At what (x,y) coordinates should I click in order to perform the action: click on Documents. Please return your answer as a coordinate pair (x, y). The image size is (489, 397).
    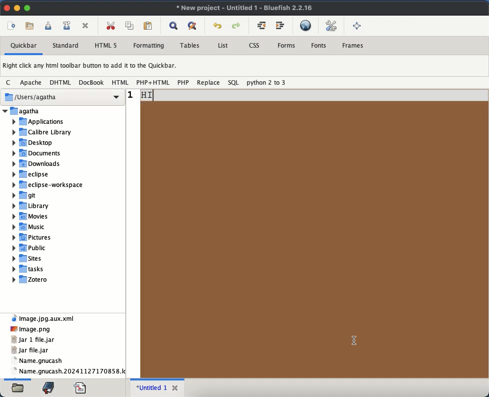
    Looking at the image, I should click on (37, 153).